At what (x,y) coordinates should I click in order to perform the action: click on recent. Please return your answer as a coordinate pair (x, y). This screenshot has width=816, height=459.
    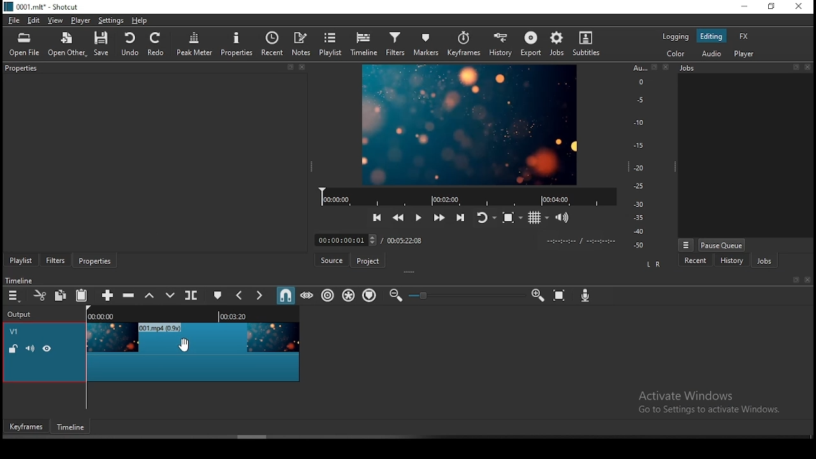
    Looking at the image, I should click on (697, 260).